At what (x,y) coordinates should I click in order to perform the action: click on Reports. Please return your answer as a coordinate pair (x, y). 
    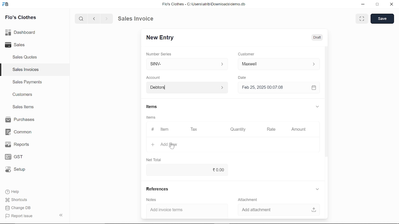
    Looking at the image, I should click on (19, 145).